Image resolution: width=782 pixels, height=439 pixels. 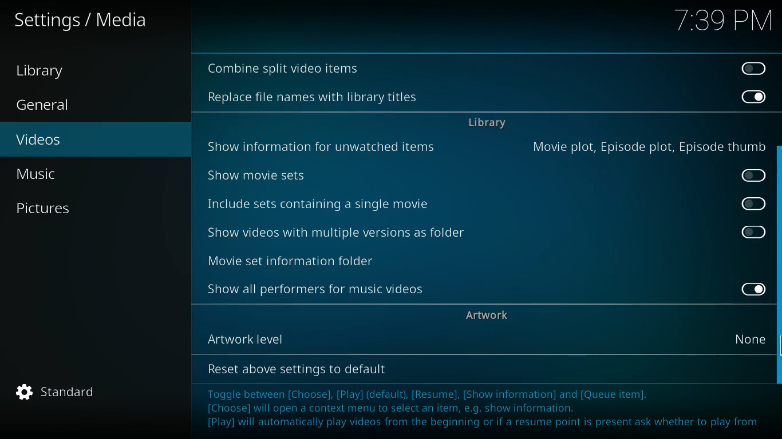 What do you see at coordinates (320, 290) in the screenshot?
I see `show all performers` at bounding box center [320, 290].